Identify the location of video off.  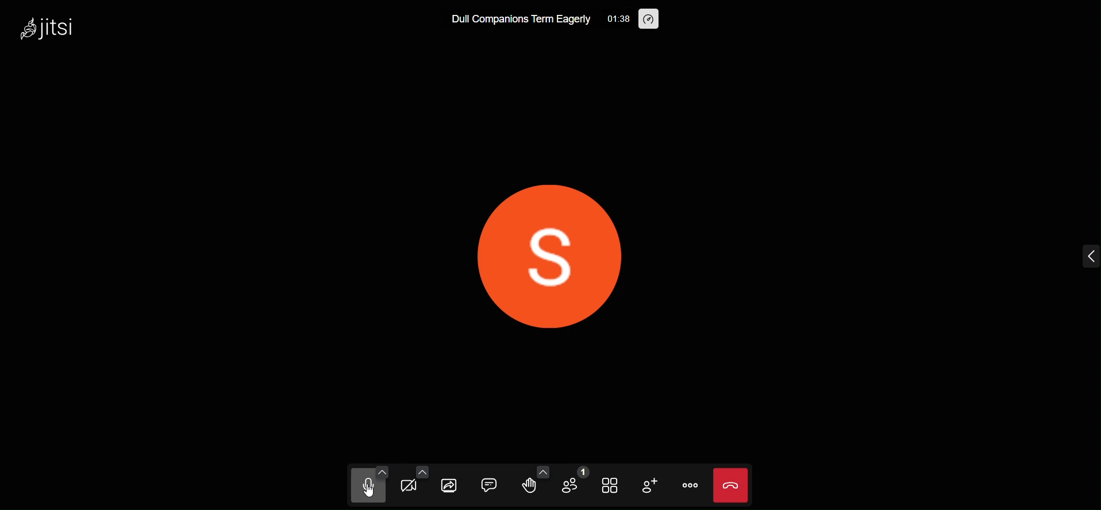
(409, 488).